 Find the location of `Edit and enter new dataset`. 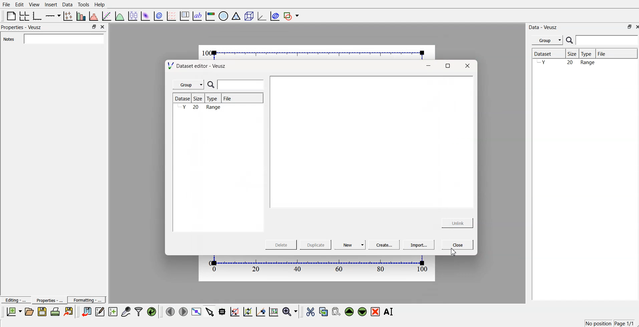

Edit and enter new dataset is located at coordinates (99, 312).